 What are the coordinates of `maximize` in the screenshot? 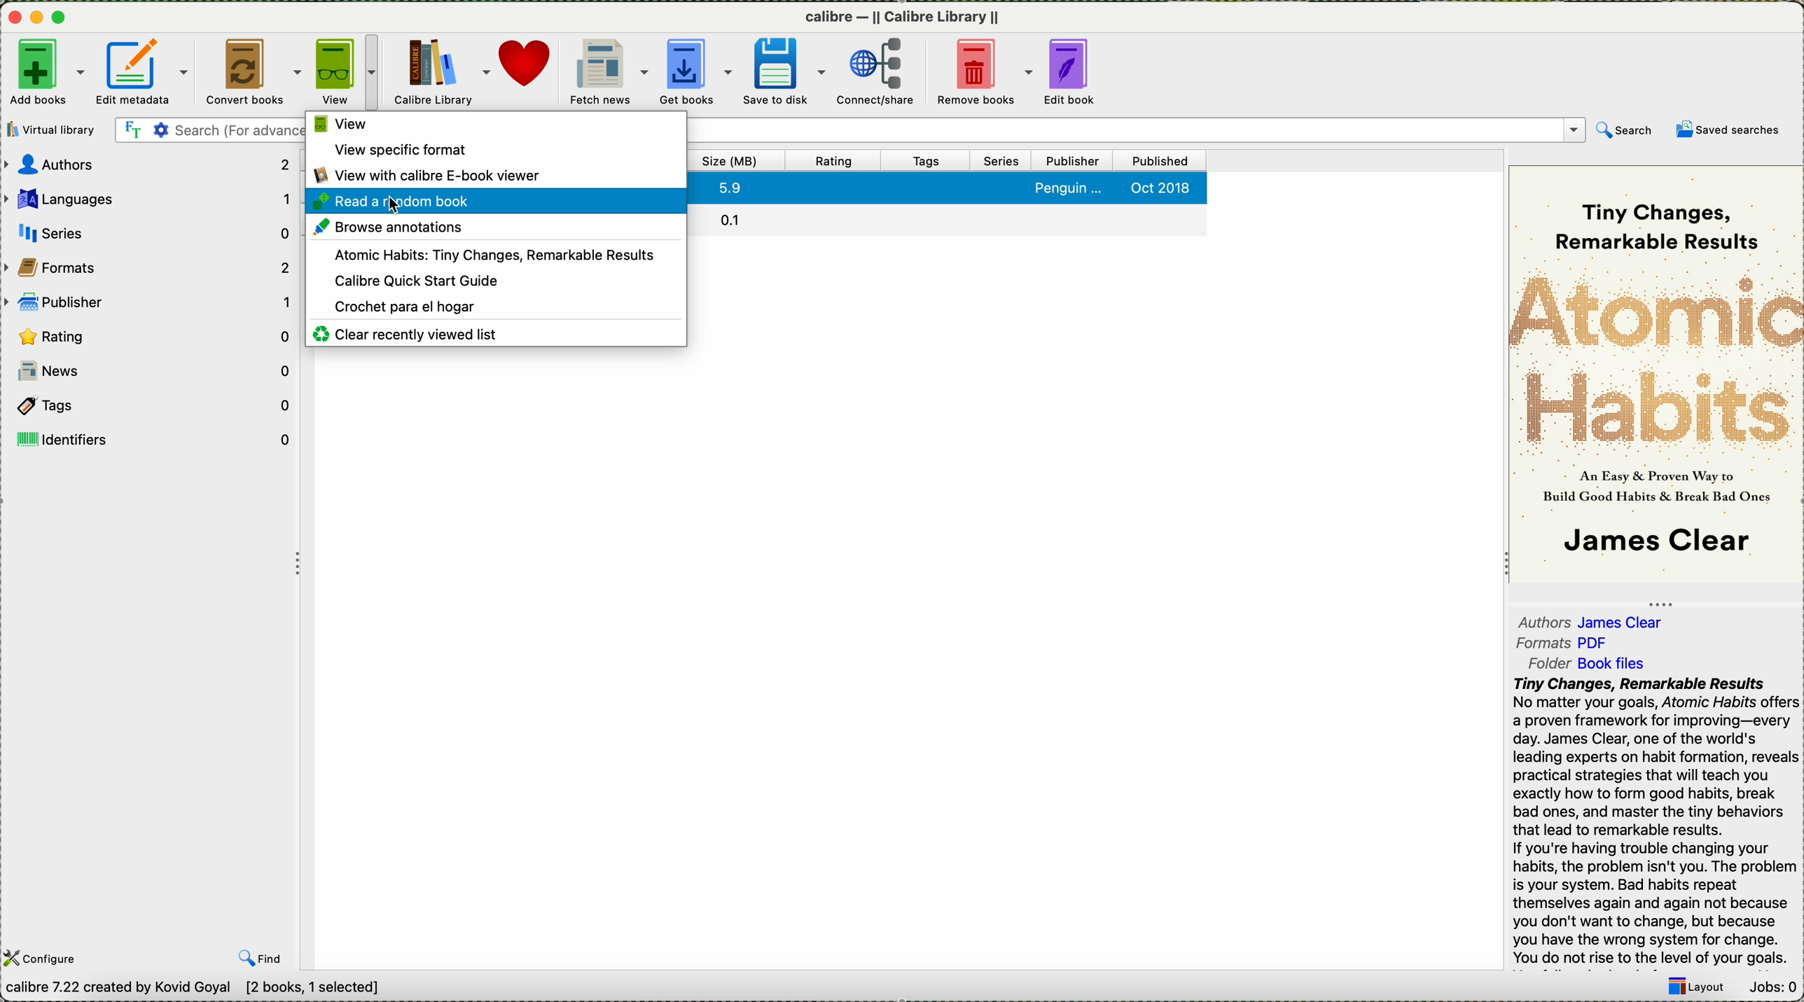 It's located at (60, 18).